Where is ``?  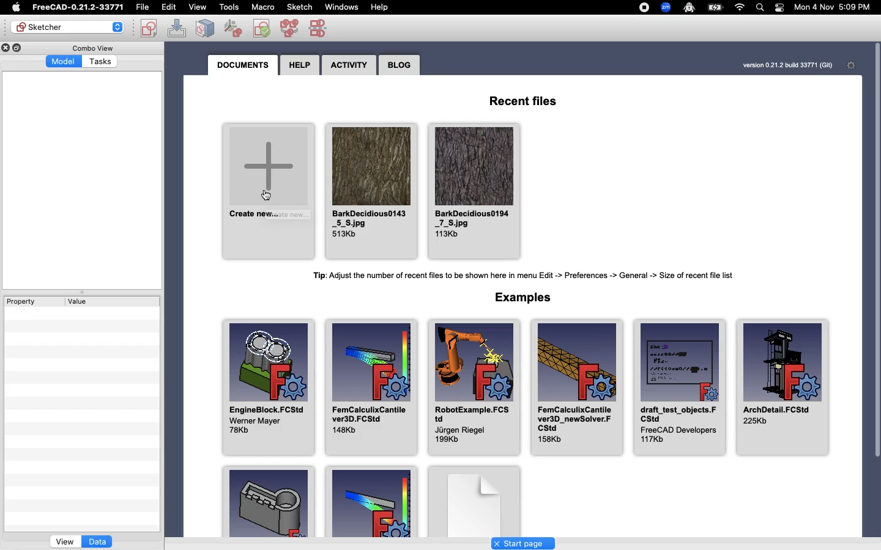  is located at coordinates (196, 7).